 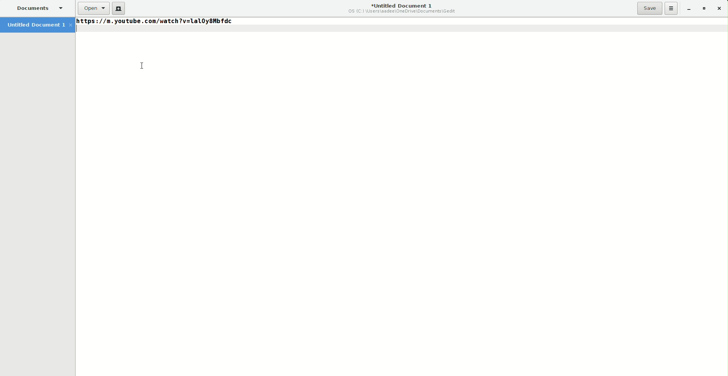 I want to click on Open, so click(x=93, y=8).